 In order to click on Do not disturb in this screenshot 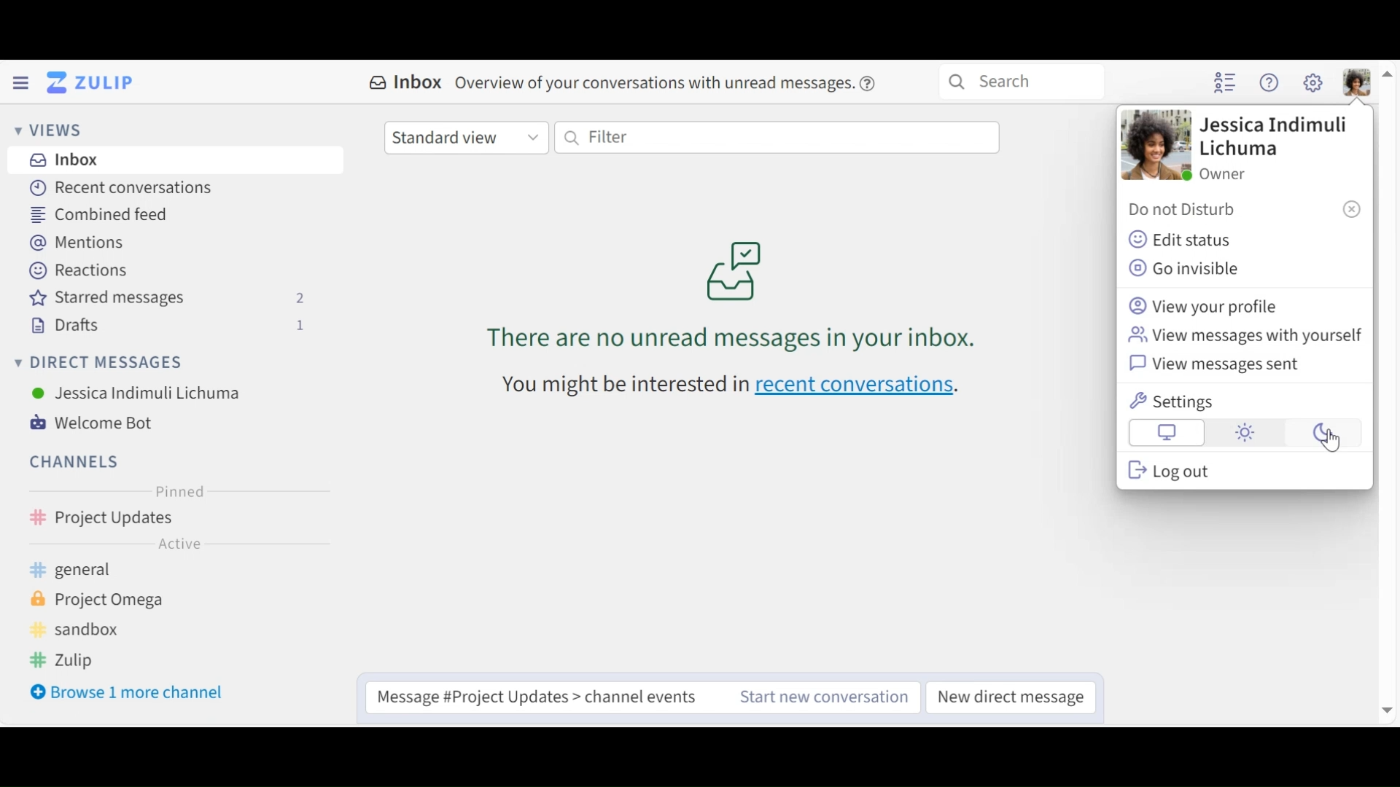, I will do `click(1187, 211)`.